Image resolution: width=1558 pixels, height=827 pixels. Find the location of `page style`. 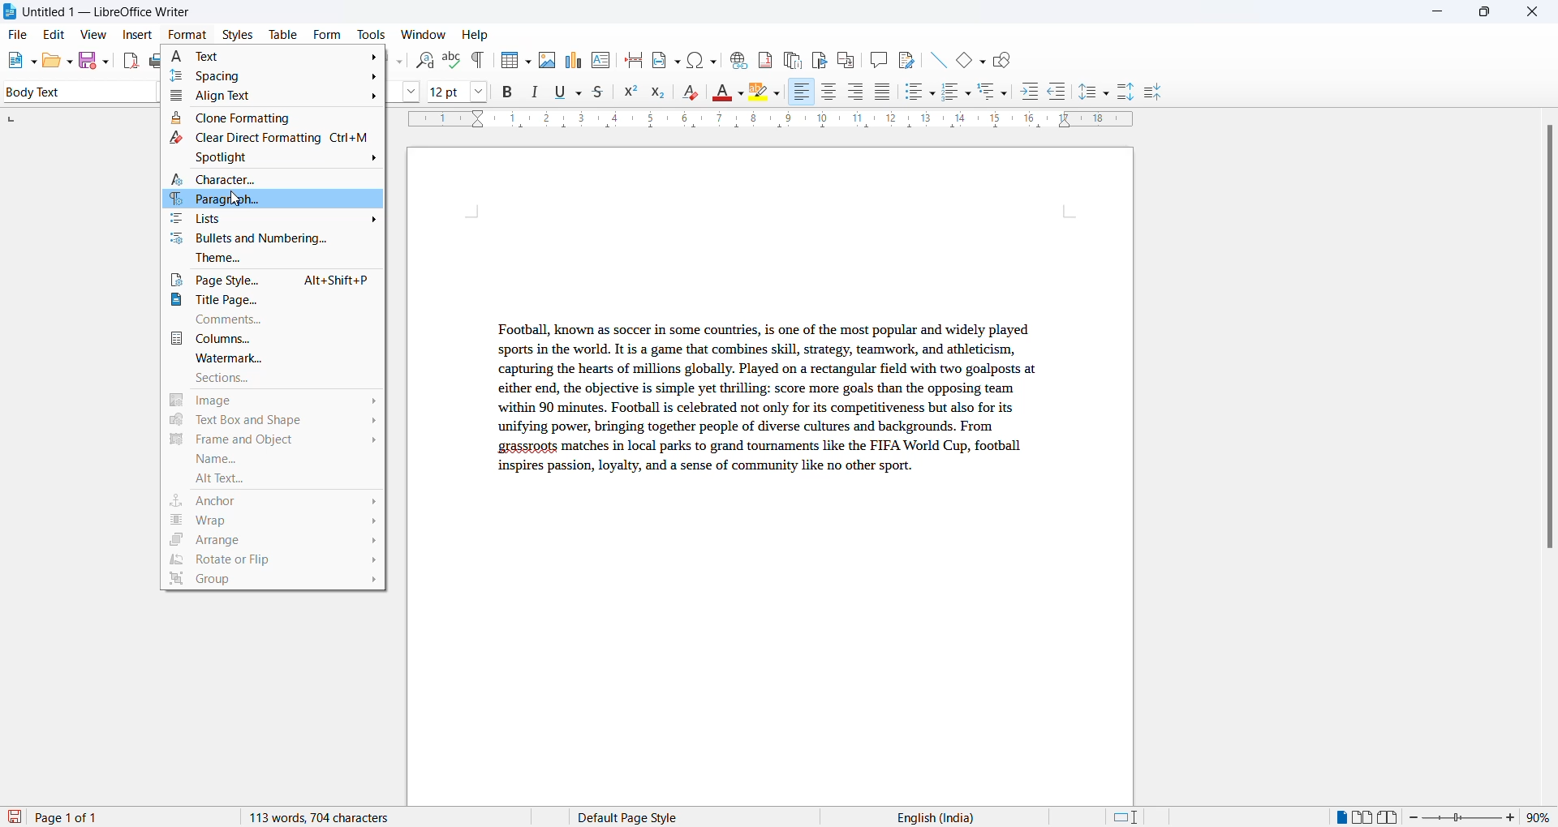

page style is located at coordinates (275, 282).